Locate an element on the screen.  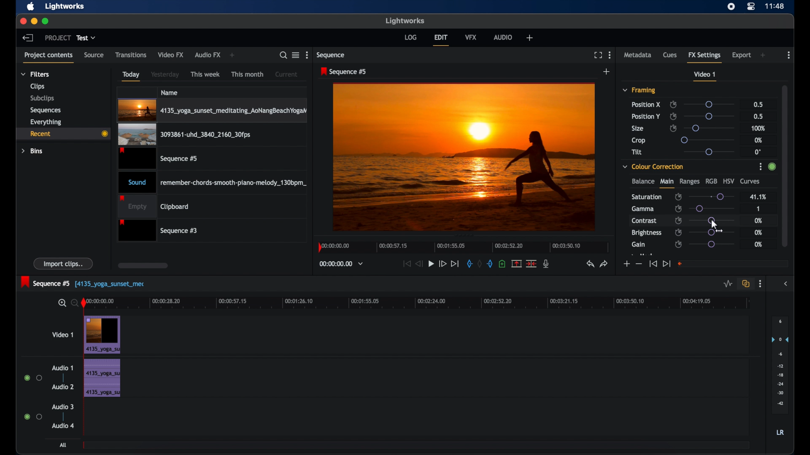
audio 3 is located at coordinates (62, 407).